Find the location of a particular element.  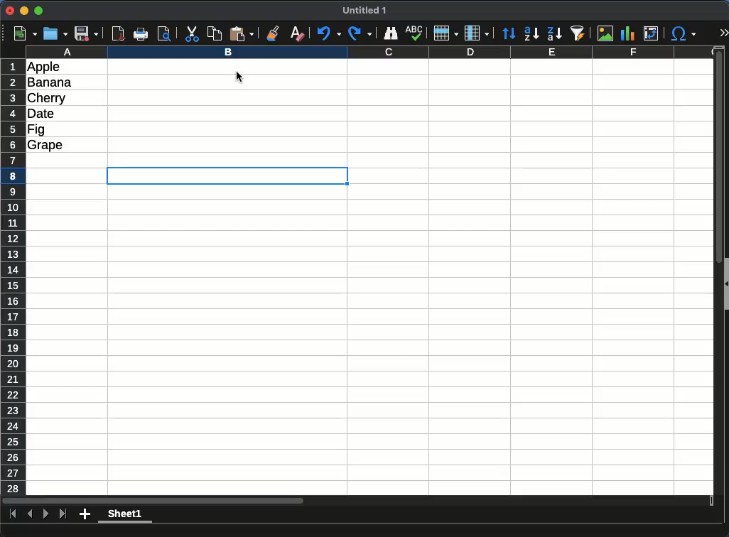

column is located at coordinates (477, 33).